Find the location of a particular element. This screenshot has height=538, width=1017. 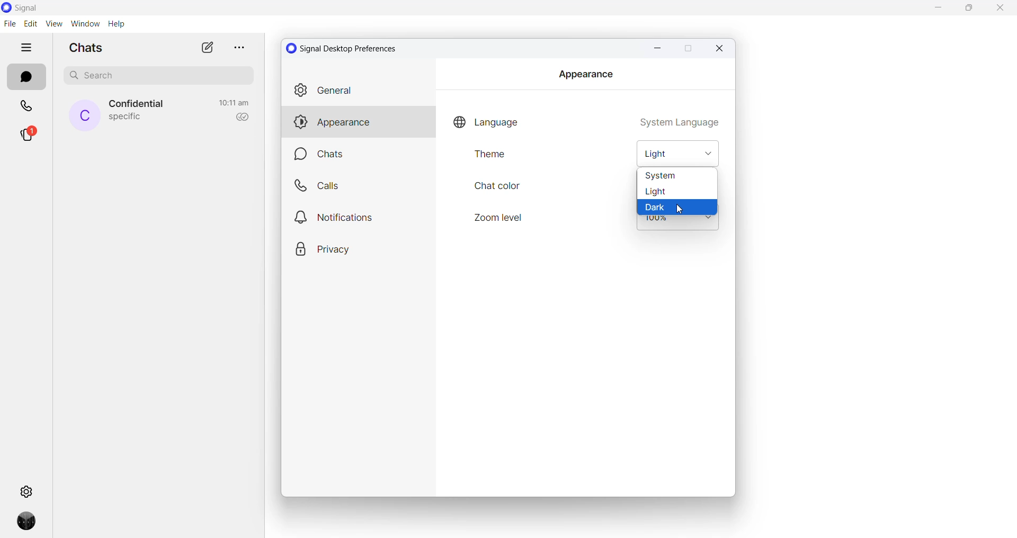

file is located at coordinates (10, 23).